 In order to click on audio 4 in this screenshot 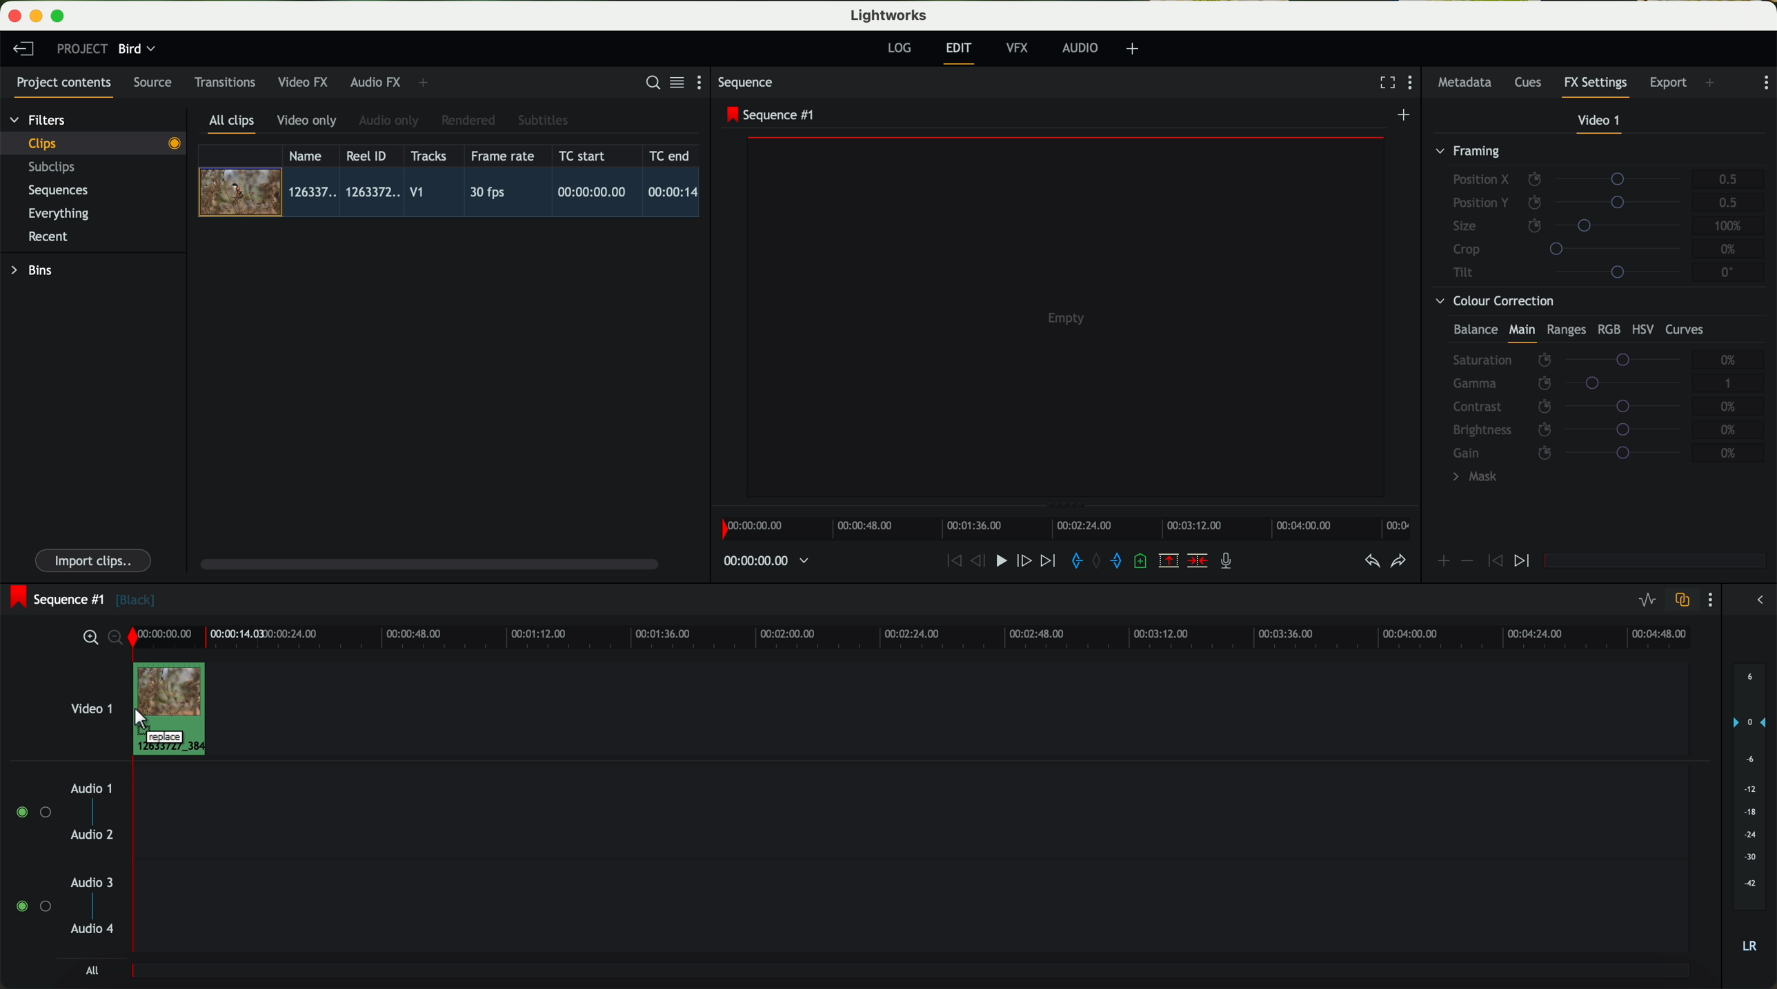, I will do `click(93, 929)`.